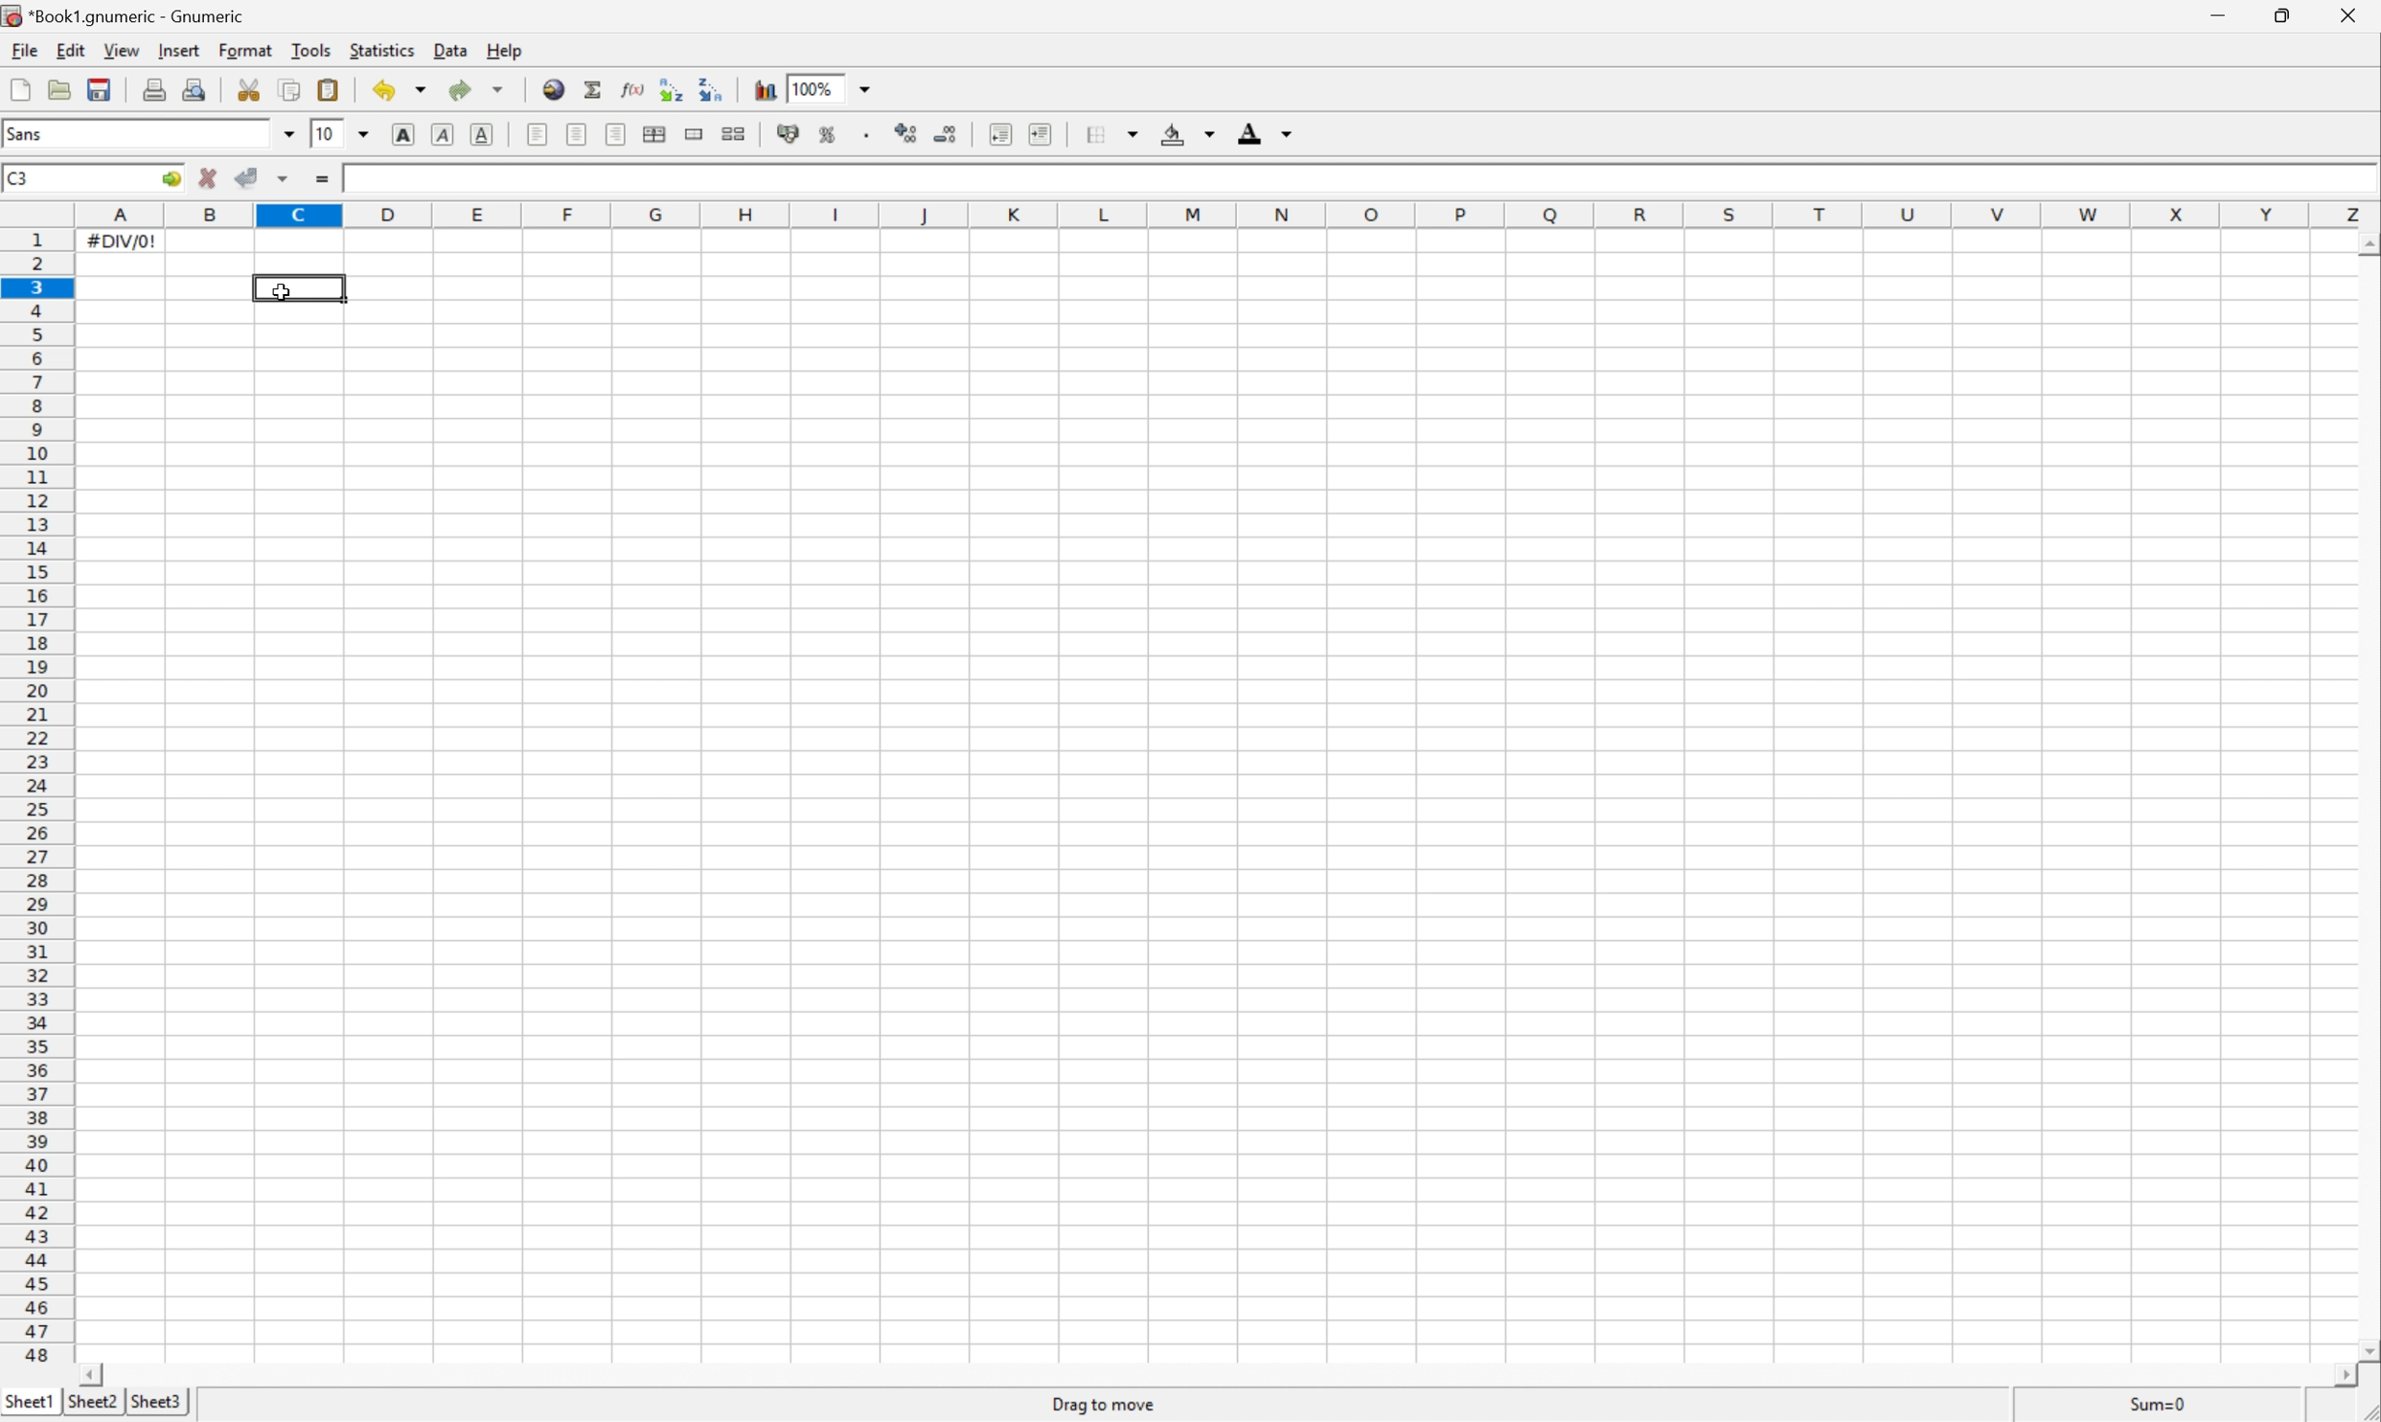  Describe the element at coordinates (697, 134) in the screenshot. I see `Merge a range of cells` at that location.